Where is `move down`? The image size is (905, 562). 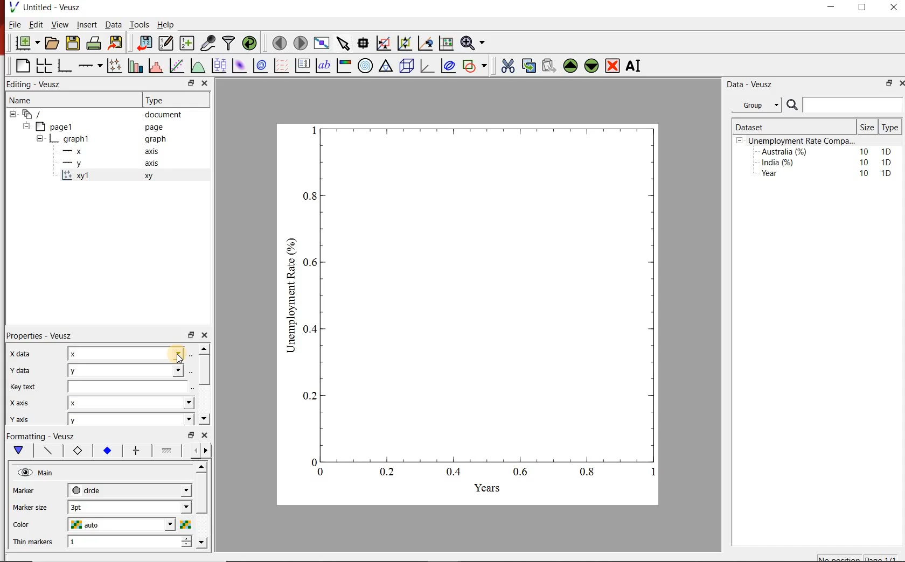 move down is located at coordinates (204, 418).